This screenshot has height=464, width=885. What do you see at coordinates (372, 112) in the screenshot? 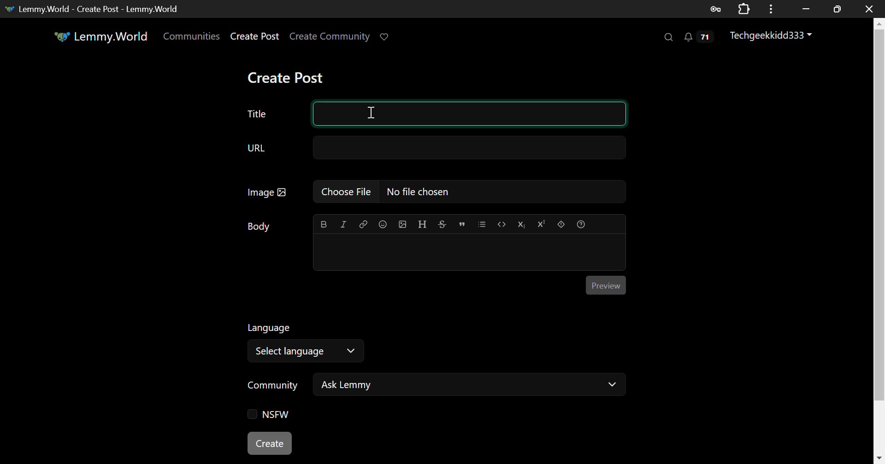
I see `Cursor Position` at bounding box center [372, 112].